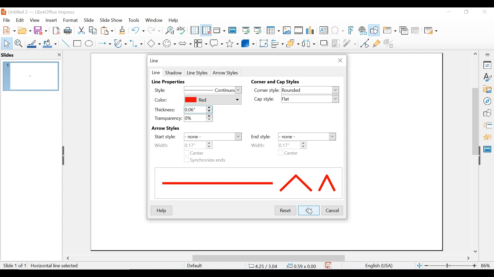  I want to click on Rounded, so click(311, 91).